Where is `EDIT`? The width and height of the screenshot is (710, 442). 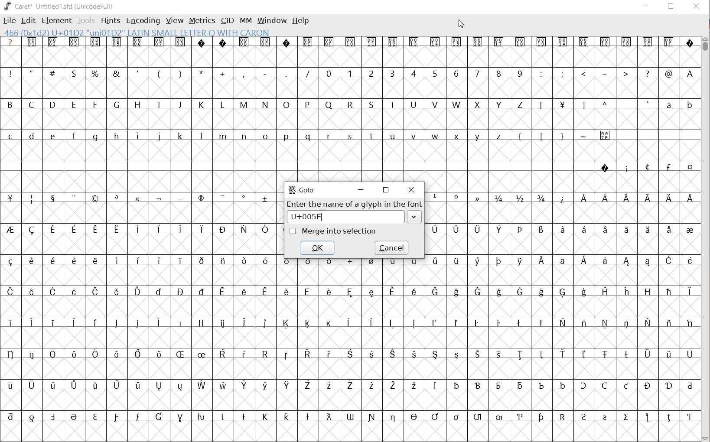
EDIT is located at coordinates (29, 21).